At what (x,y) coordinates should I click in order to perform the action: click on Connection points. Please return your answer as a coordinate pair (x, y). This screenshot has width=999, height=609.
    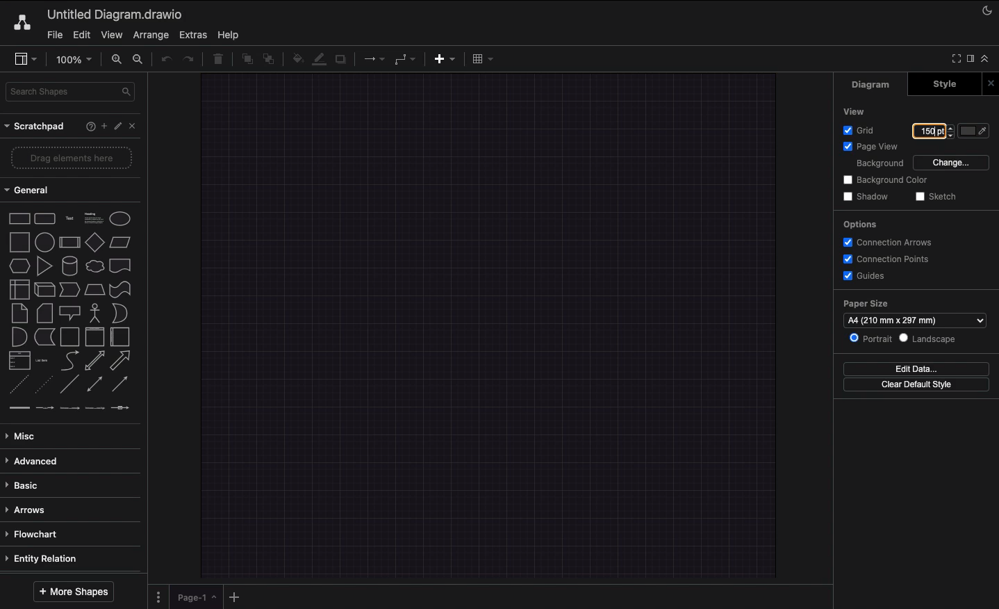
    Looking at the image, I should click on (889, 259).